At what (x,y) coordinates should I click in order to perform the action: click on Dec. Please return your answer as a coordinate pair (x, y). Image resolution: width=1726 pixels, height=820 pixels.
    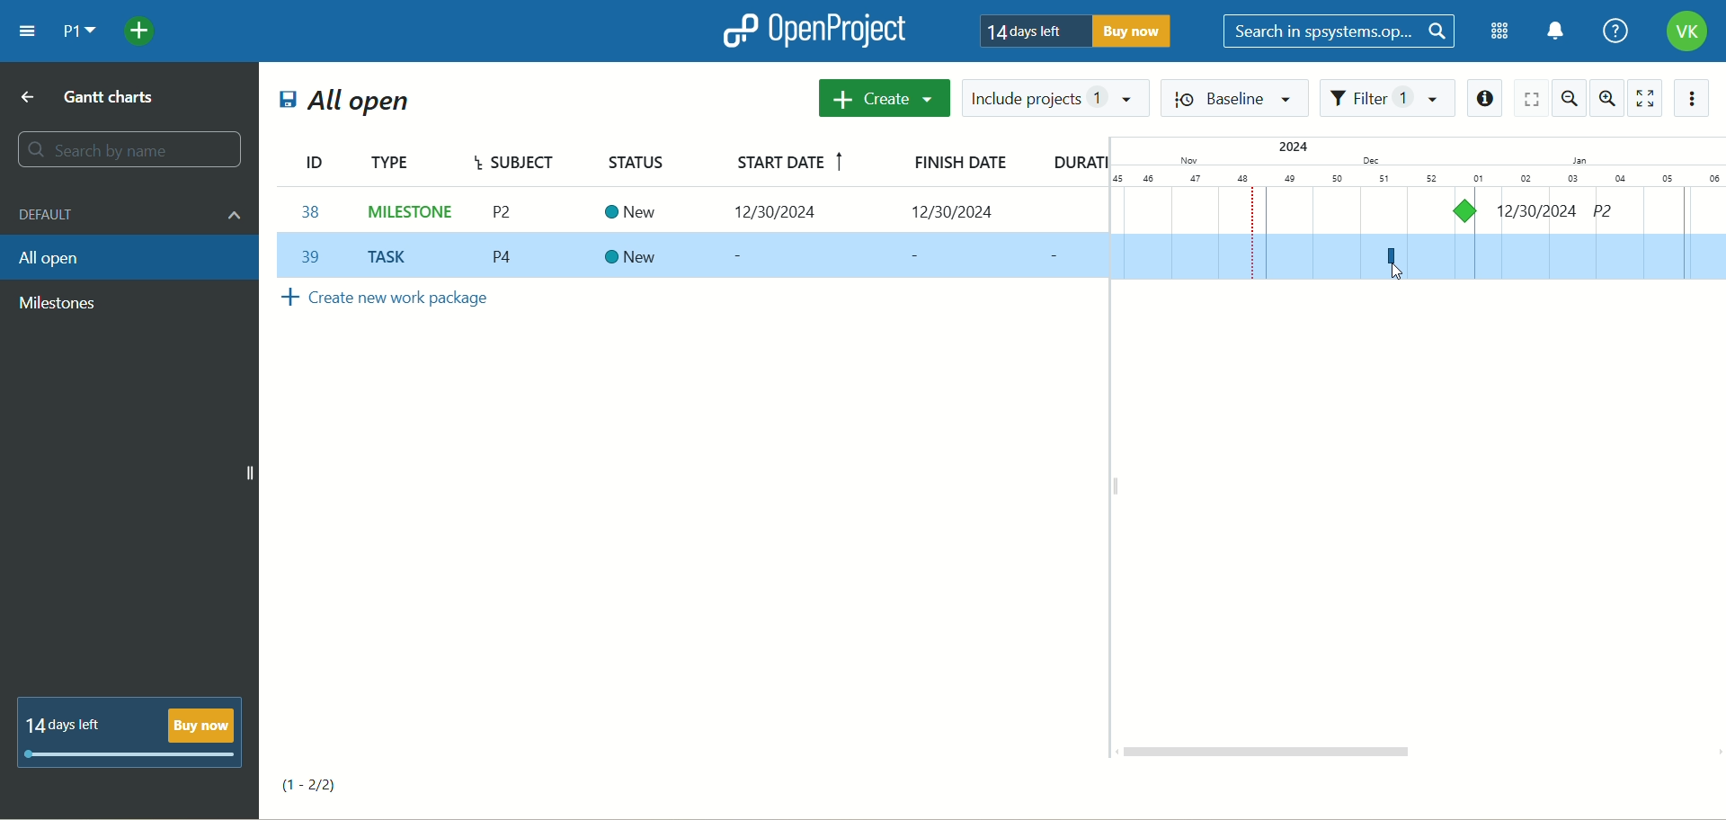
    Looking at the image, I should click on (1364, 159).